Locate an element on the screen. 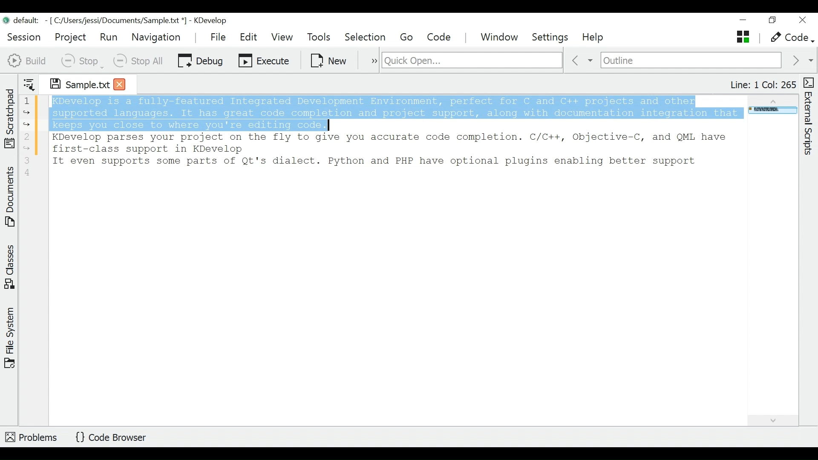 Image resolution: width=818 pixels, height=460 pixels. minimize is located at coordinates (744, 21).